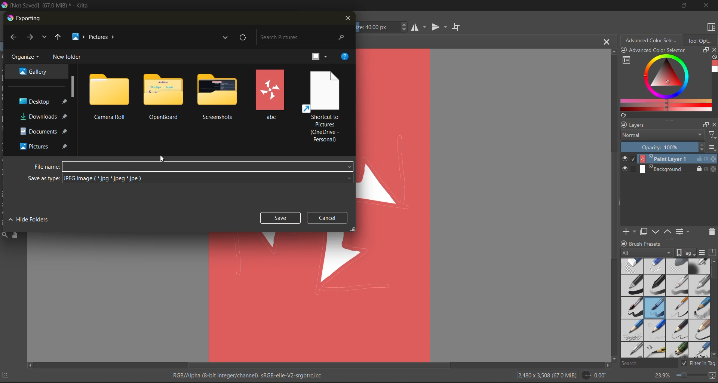 Image resolution: width=718 pixels, height=383 pixels. What do you see at coordinates (218, 97) in the screenshot?
I see `folders and files` at bounding box center [218, 97].